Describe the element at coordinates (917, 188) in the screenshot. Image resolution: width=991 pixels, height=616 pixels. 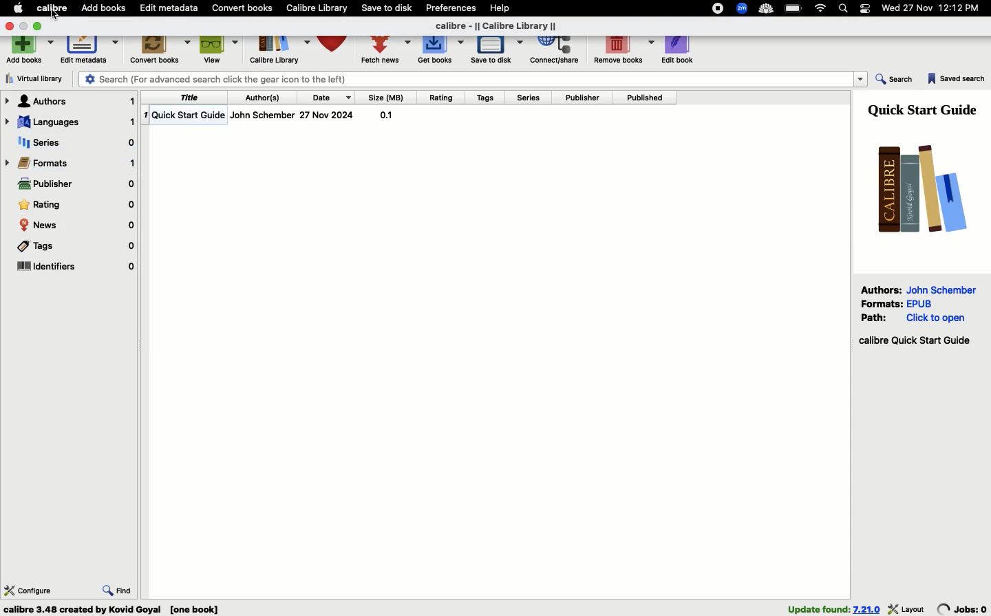
I see `Logo` at that location.